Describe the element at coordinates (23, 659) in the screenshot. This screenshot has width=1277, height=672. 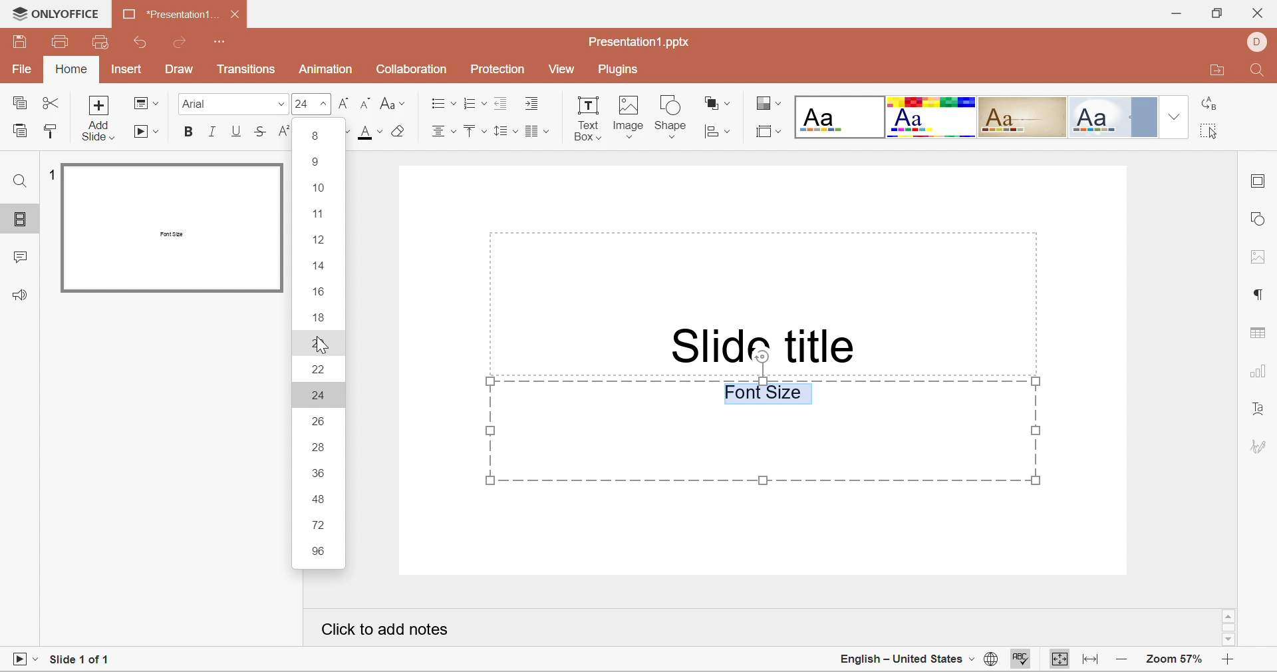
I see `Start slideshow` at that location.